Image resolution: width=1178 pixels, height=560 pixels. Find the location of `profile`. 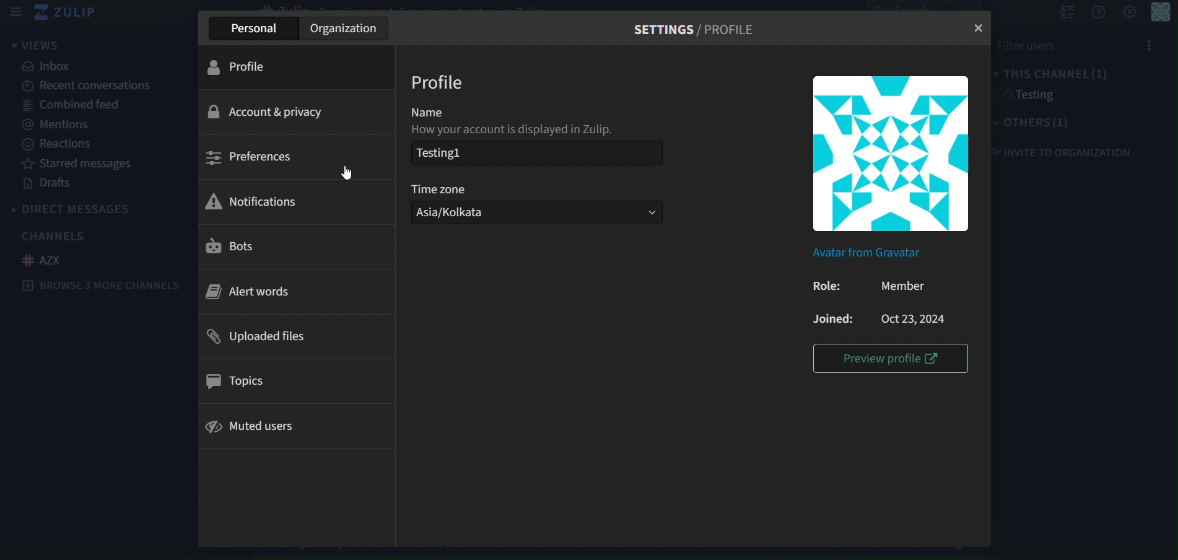

profile is located at coordinates (437, 83).